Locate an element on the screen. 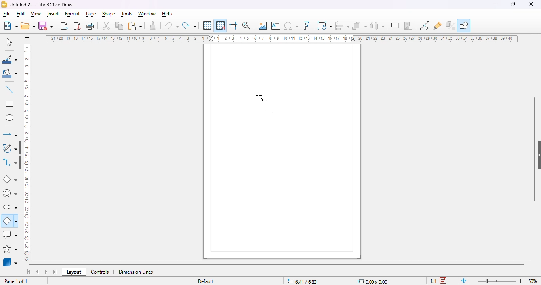  export directly as PDF is located at coordinates (78, 26).